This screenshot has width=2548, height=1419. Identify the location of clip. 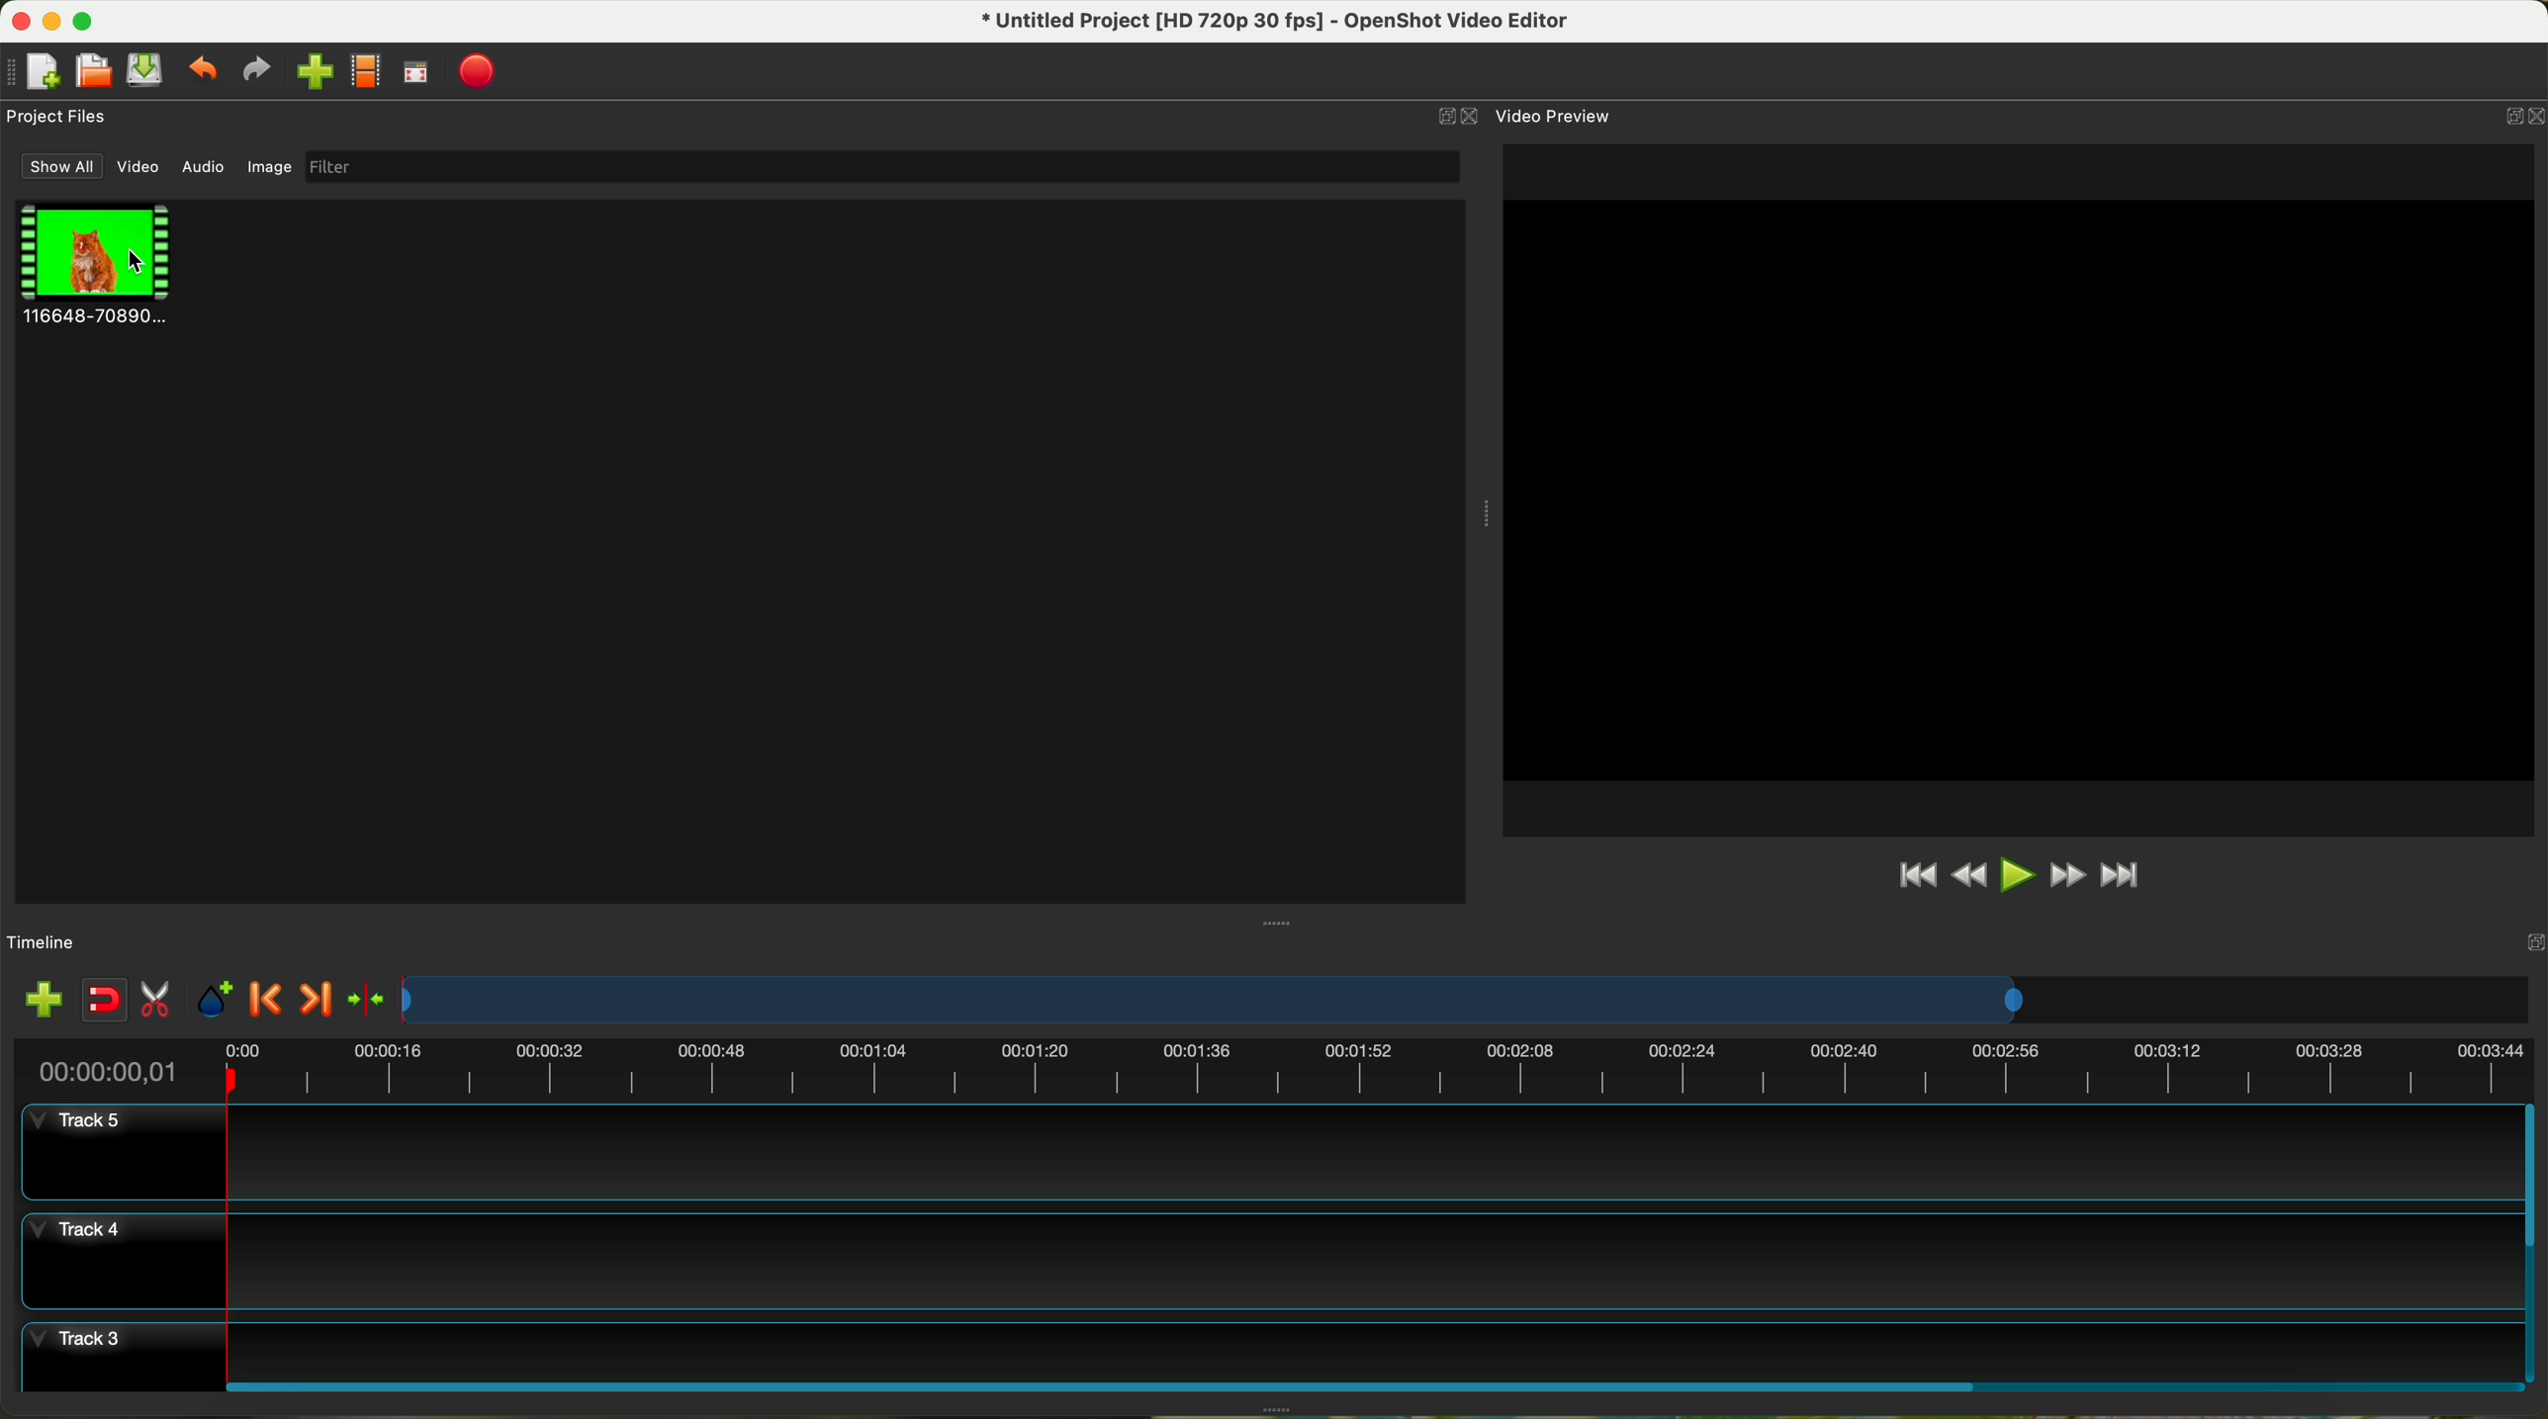
(89, 264).